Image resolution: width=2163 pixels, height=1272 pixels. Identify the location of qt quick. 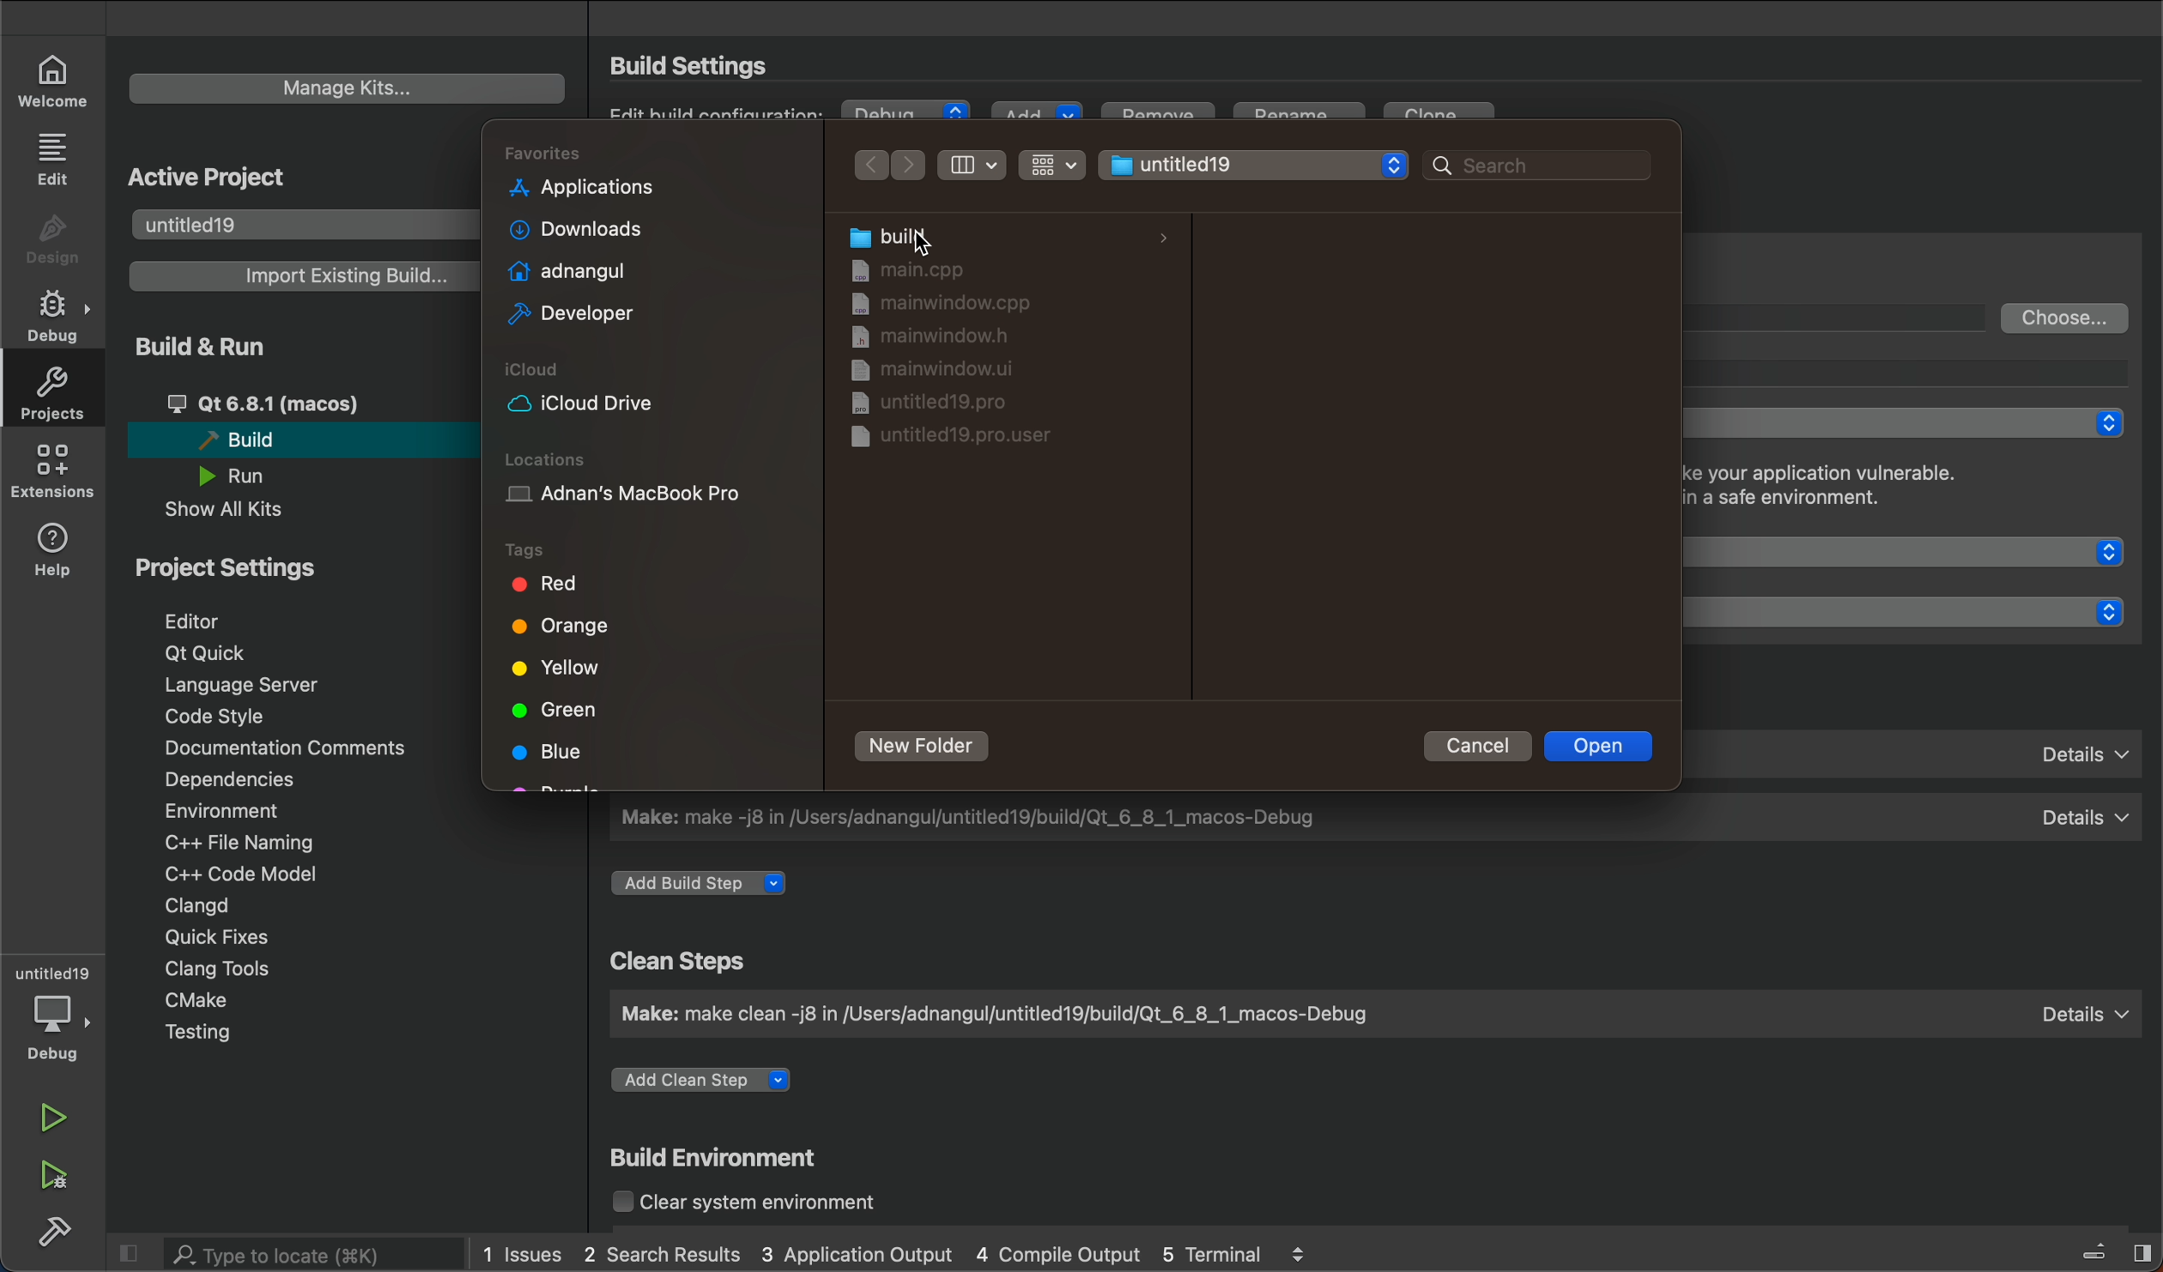
(1920, 551).